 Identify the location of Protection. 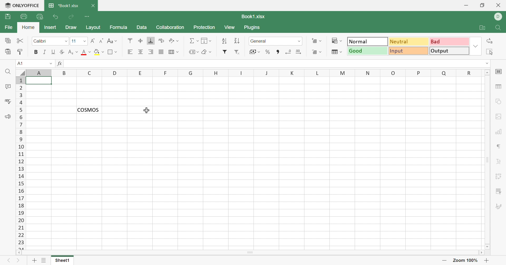
(205, 28).